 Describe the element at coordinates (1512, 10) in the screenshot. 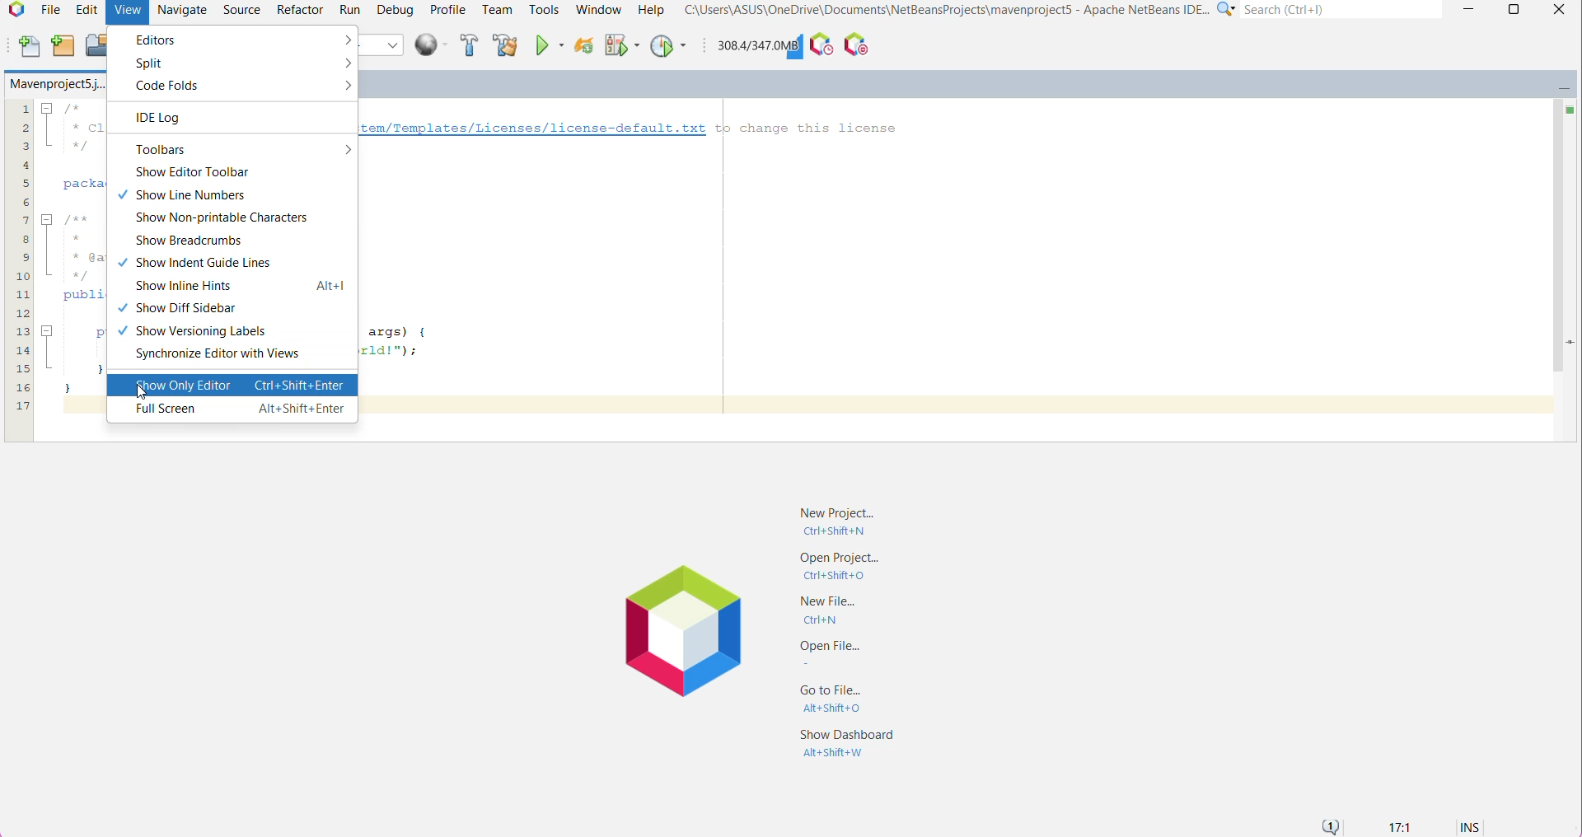

I see `Maximize` at that location.